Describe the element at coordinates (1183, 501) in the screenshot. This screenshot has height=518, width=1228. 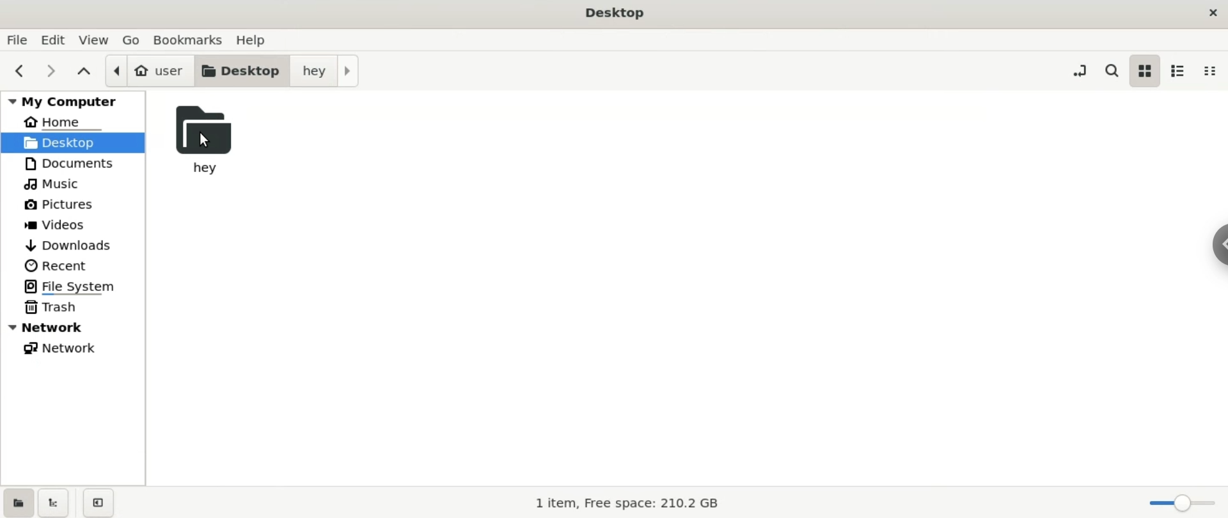
I see `zoom` at that location.